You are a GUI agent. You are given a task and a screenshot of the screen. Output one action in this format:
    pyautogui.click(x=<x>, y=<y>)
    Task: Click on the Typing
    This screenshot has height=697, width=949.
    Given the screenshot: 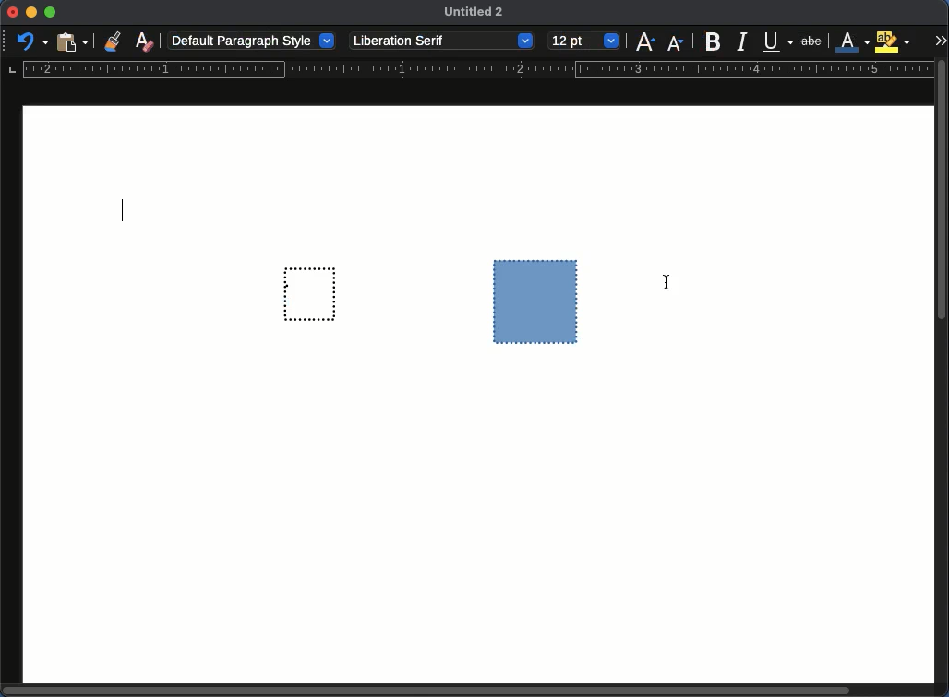 What is the action you would take?
    pyautogui.click(x=120, y=210)
    